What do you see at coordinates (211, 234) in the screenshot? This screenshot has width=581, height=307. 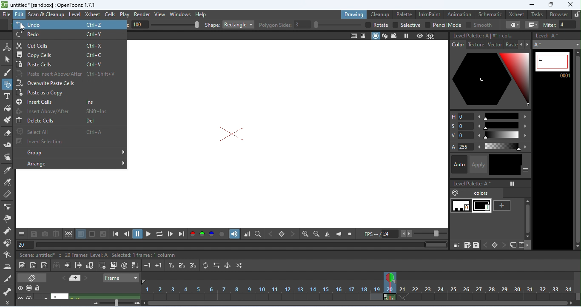 I see `blue channel` at bounding box center [211, 234].